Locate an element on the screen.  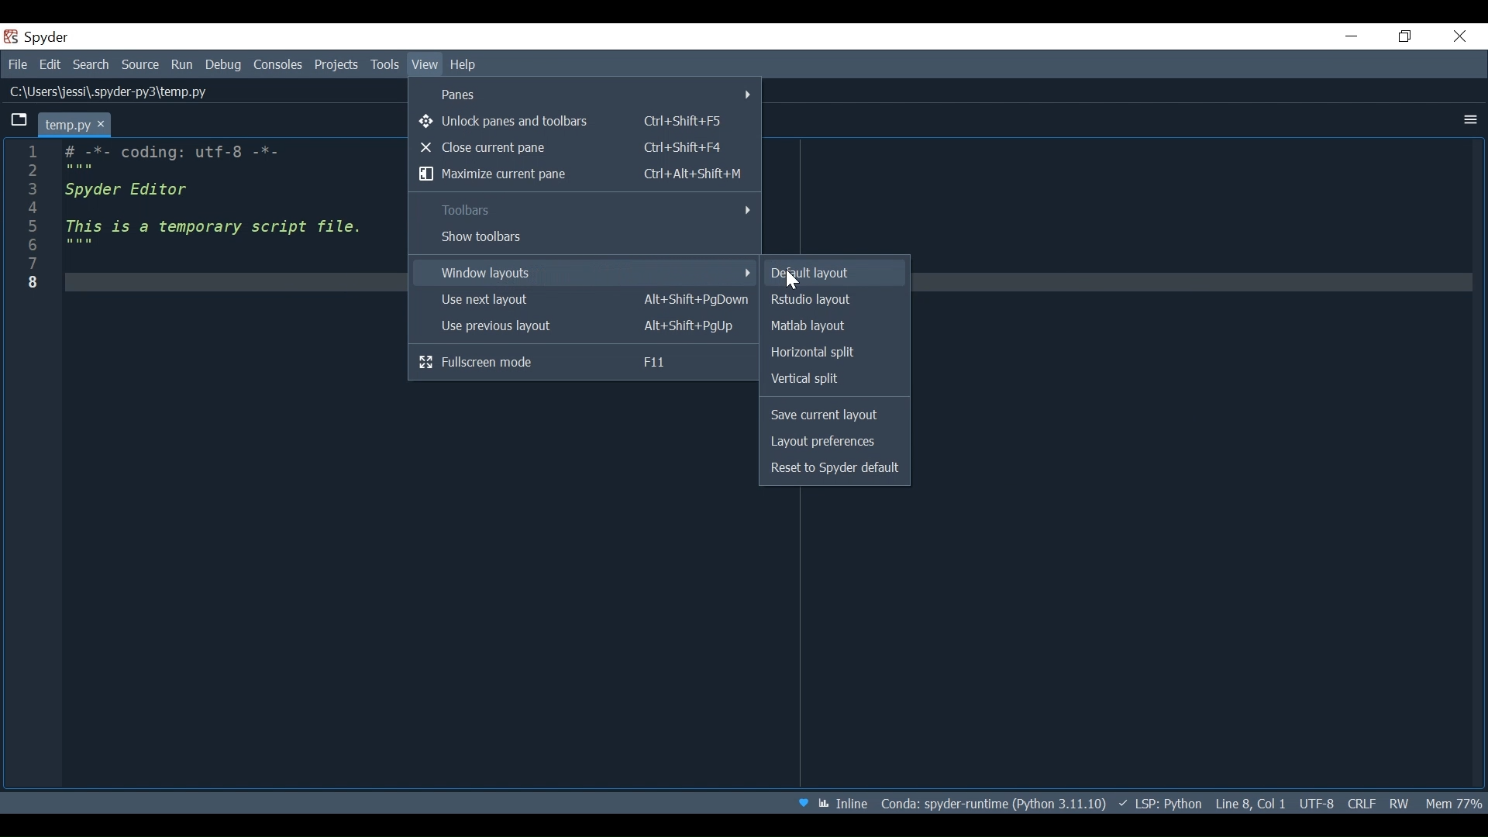
Close current pane is located at coordinates (584, 147).